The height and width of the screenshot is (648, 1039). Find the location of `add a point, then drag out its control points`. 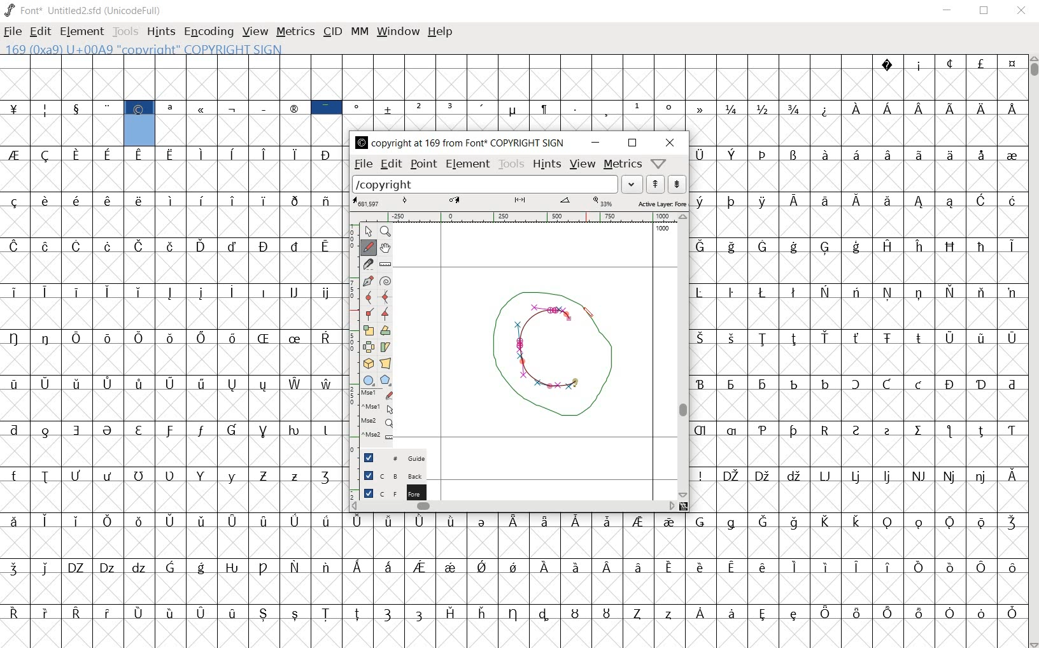

add a point, then drag out its control points is located at coordinates (368, 280).